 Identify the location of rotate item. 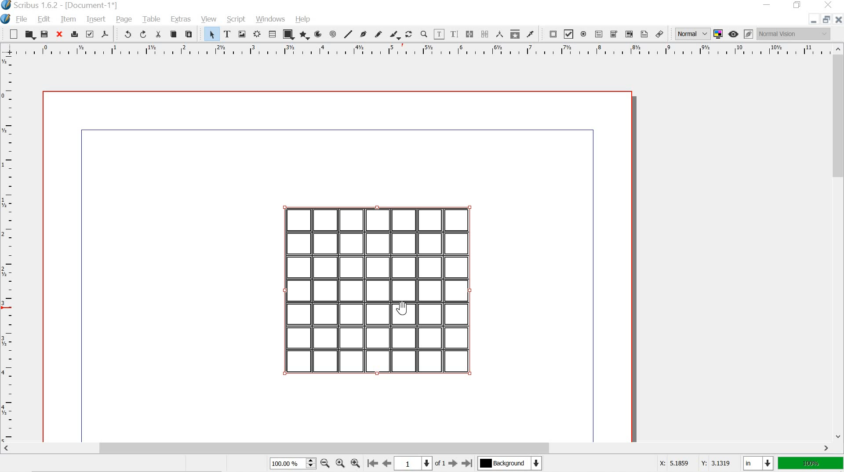
(408, 34).